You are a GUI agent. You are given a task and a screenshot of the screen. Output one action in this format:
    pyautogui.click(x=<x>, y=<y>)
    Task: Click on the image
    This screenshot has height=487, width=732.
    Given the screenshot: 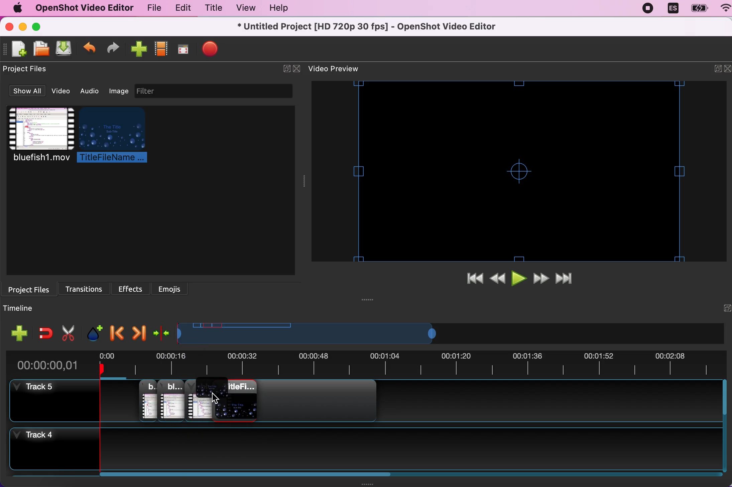 What is the action you would take?
    pyautogui.click(x=119, y=90)
    